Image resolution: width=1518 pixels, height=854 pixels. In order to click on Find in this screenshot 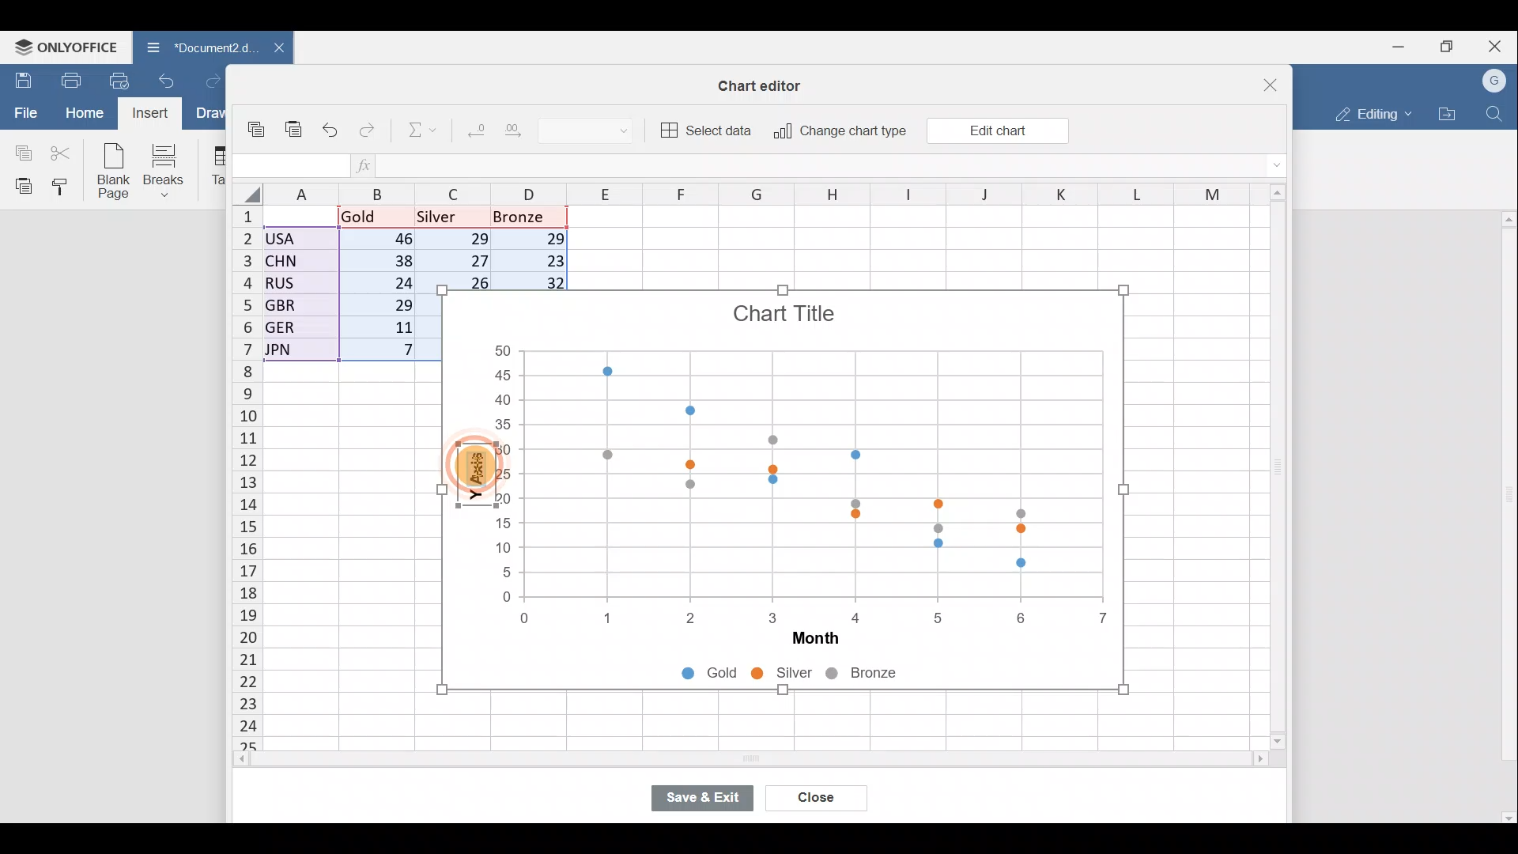, I will do `click(1495, 114)`.